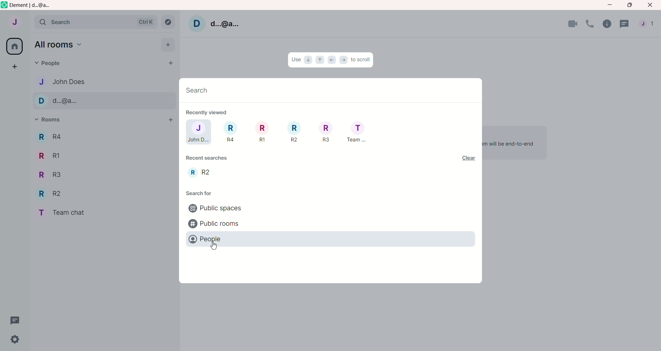  What do you see at coordinates (218, 238) in the screenshot?
I see `people` at bounding box center [218, 238].